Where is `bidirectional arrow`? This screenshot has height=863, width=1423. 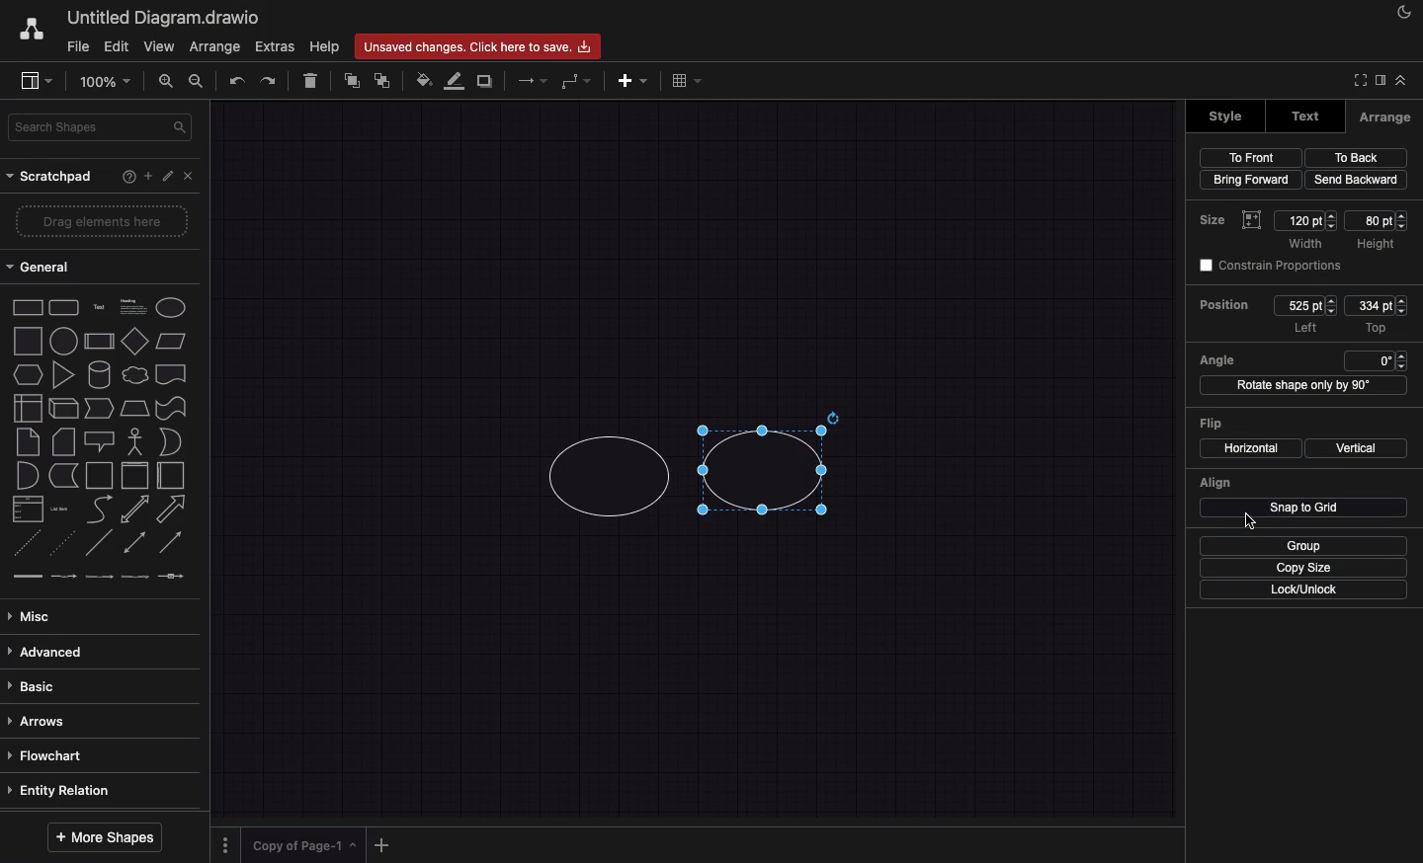
bidirectional arrow is located at coordinates (136, 510).